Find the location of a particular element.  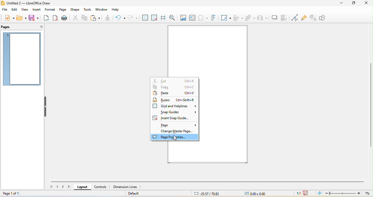

image is located at coordinates (183, 17).